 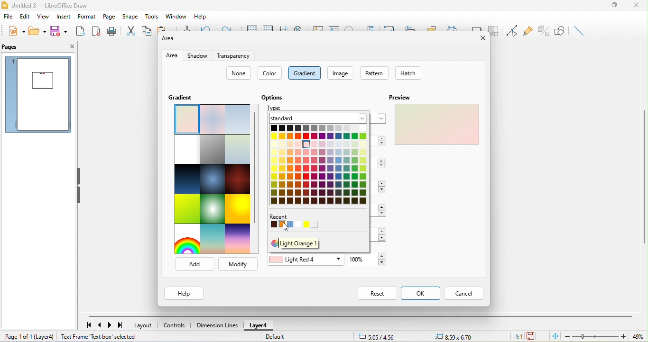 I want to click on gradient, so click(x=305, y=73).